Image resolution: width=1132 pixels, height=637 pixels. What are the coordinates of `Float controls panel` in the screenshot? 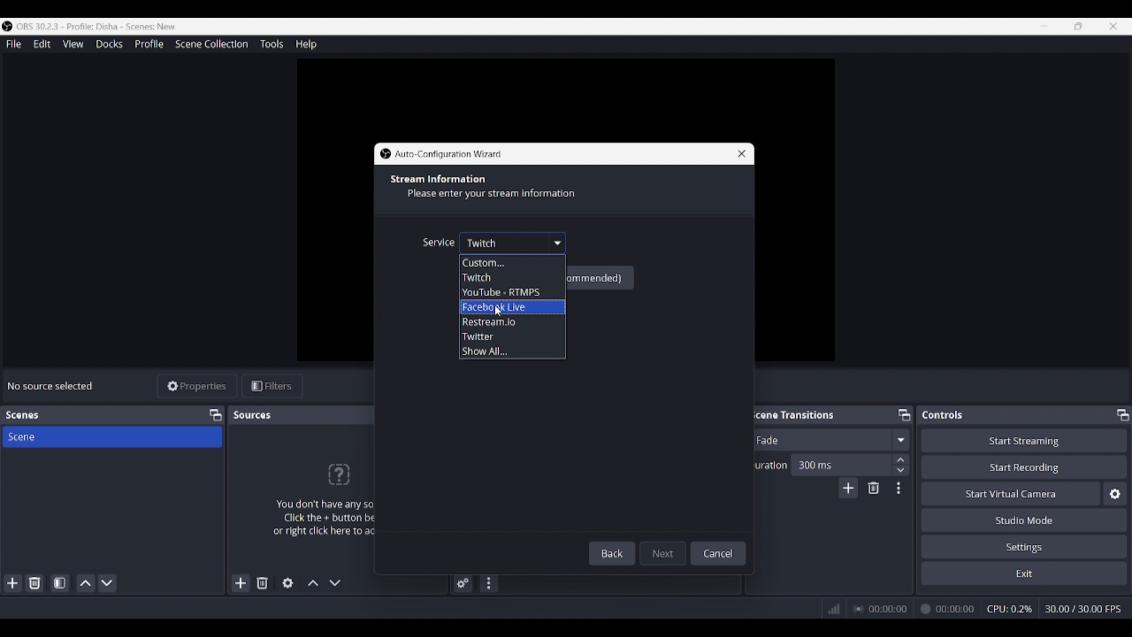 It's located at (1123, 415).